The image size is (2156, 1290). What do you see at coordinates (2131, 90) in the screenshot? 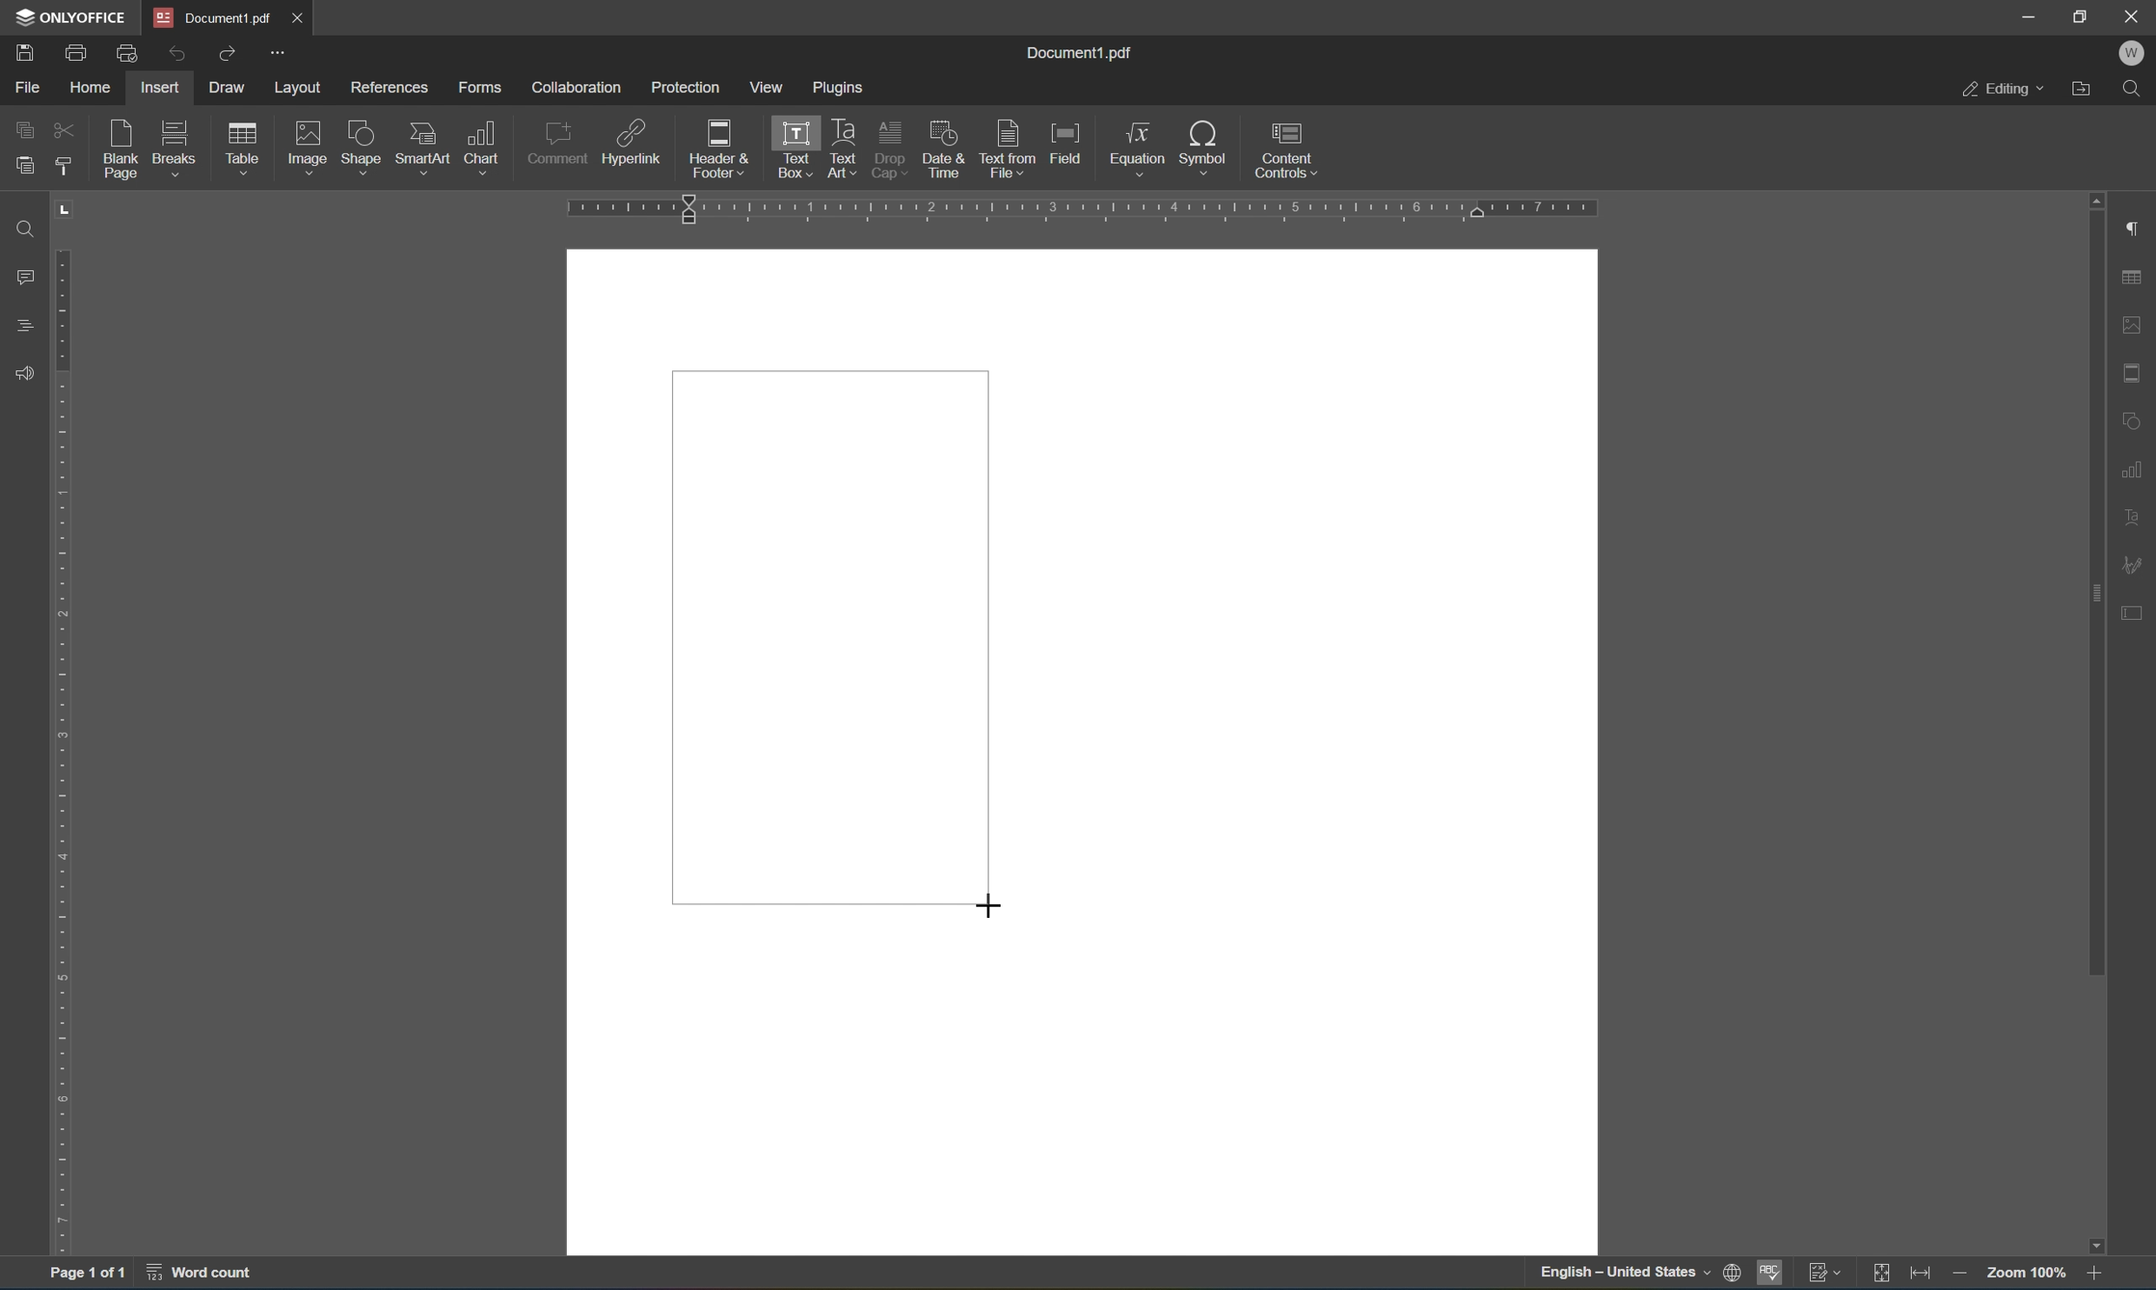
I see `Find` at bounding box center [2131, 90].